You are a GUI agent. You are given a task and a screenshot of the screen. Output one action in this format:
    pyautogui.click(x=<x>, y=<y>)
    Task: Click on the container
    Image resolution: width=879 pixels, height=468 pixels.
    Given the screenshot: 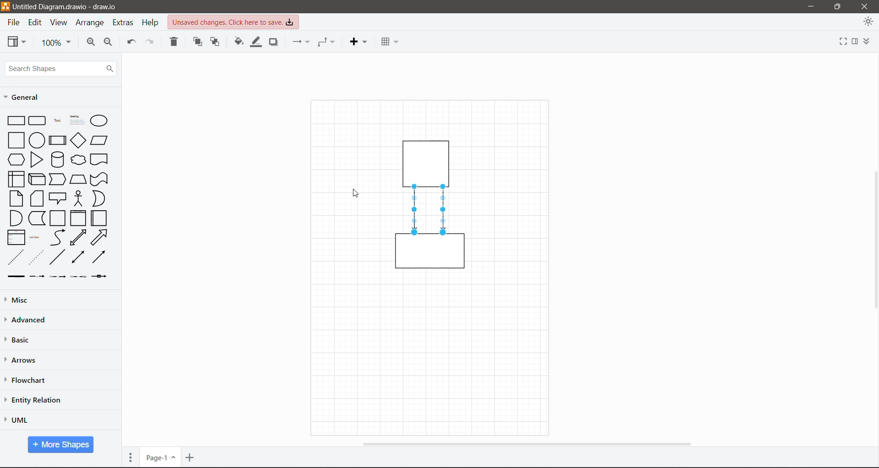 What is the action you would take?
    pyautogui.click(x=429, y=162)
    